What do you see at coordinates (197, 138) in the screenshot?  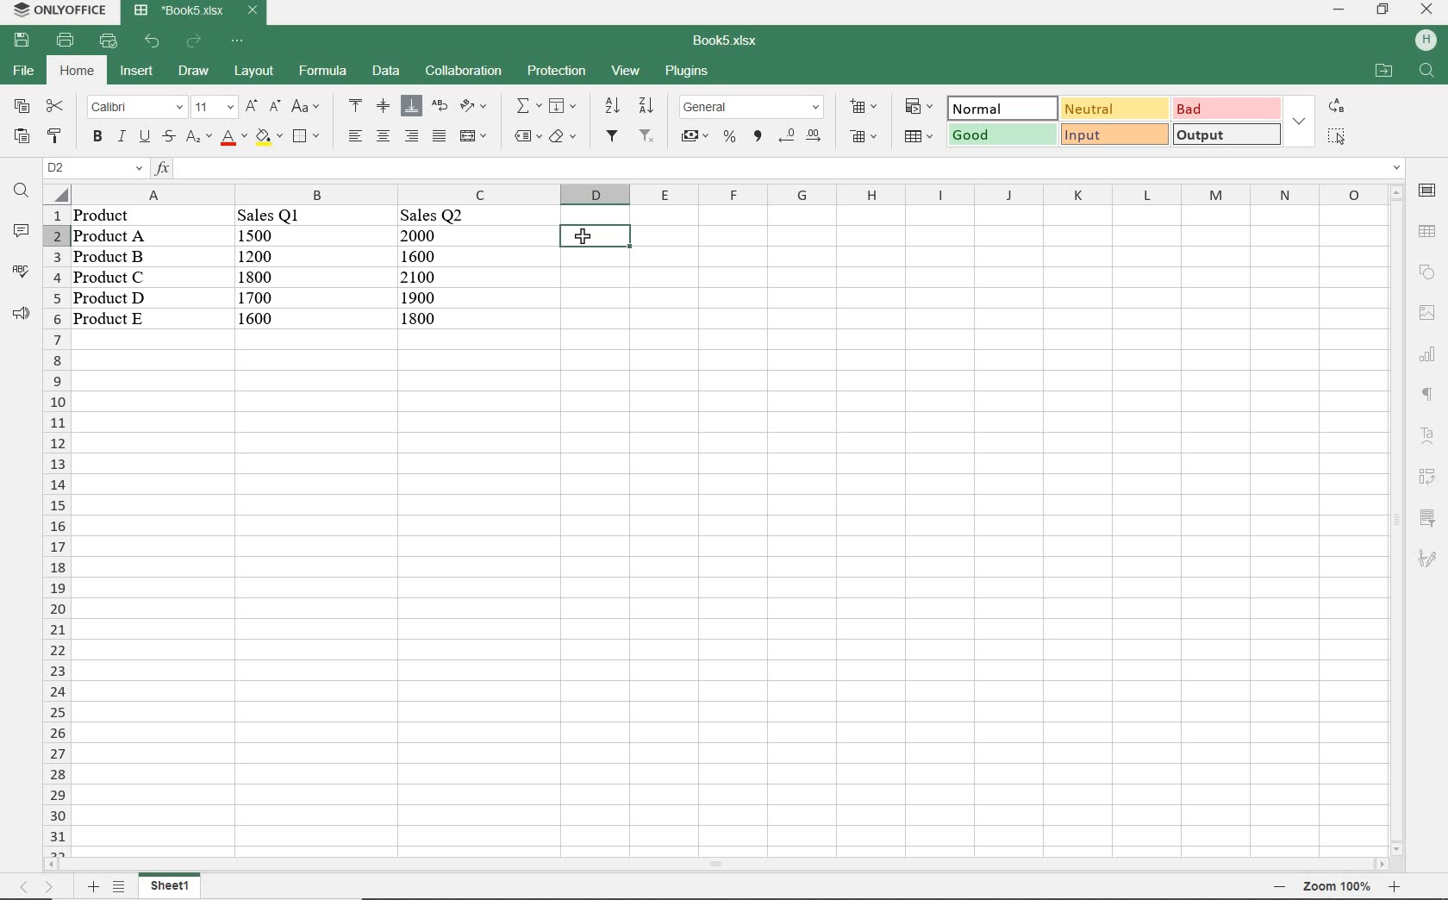 I see `subscript/superscript` at bounding box center [197, 138].